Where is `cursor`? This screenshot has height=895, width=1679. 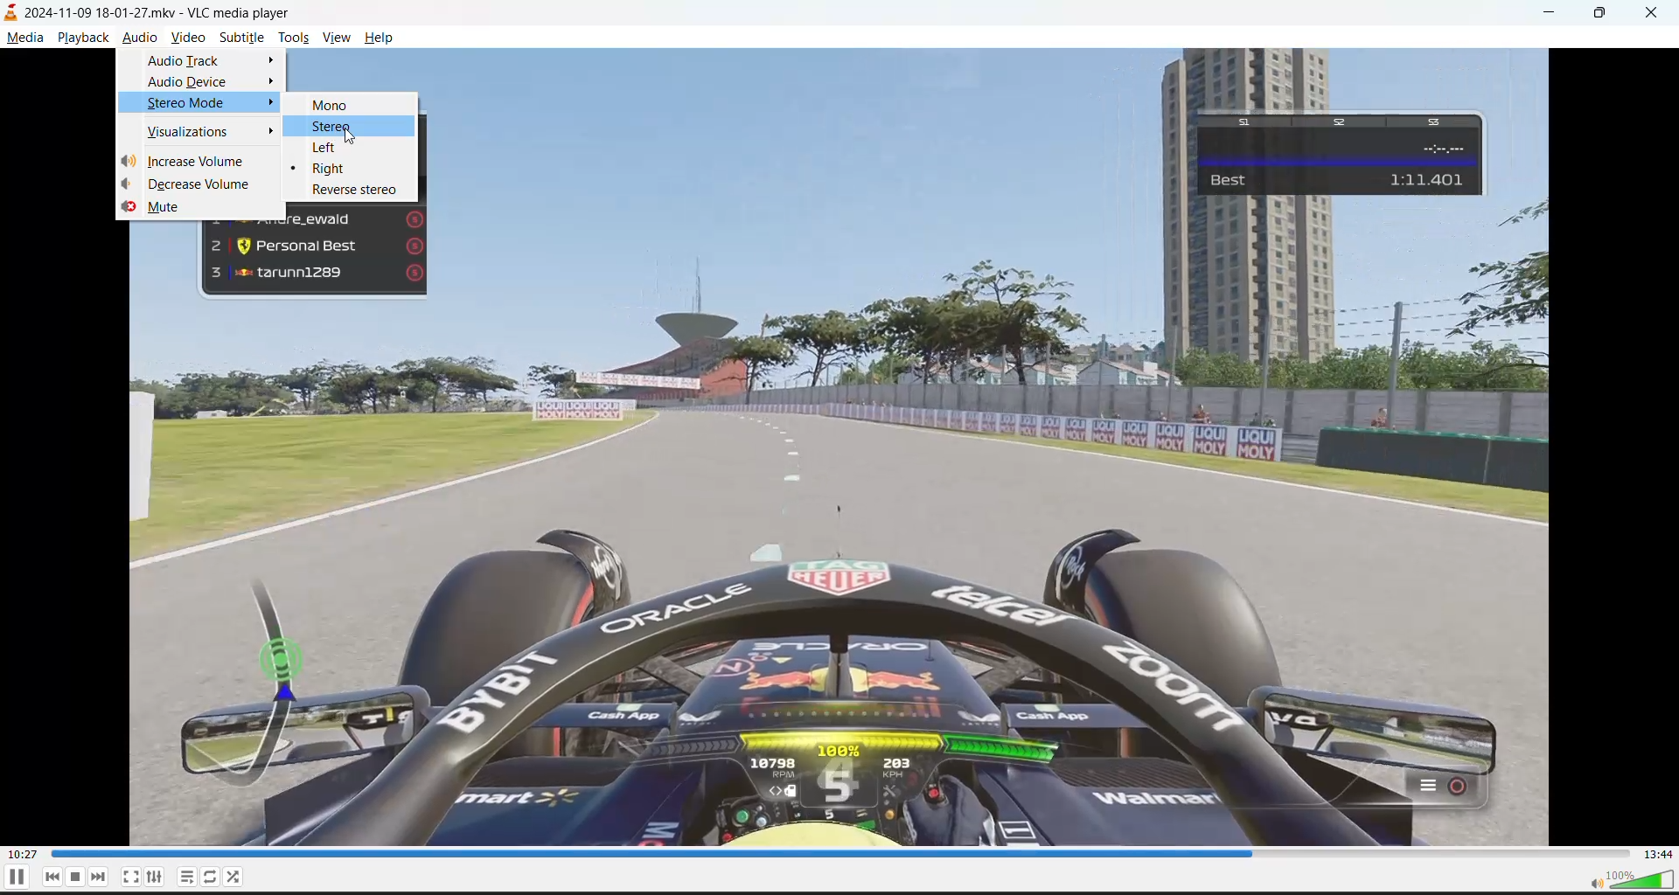
cursor is located at coordinates (349, 140).